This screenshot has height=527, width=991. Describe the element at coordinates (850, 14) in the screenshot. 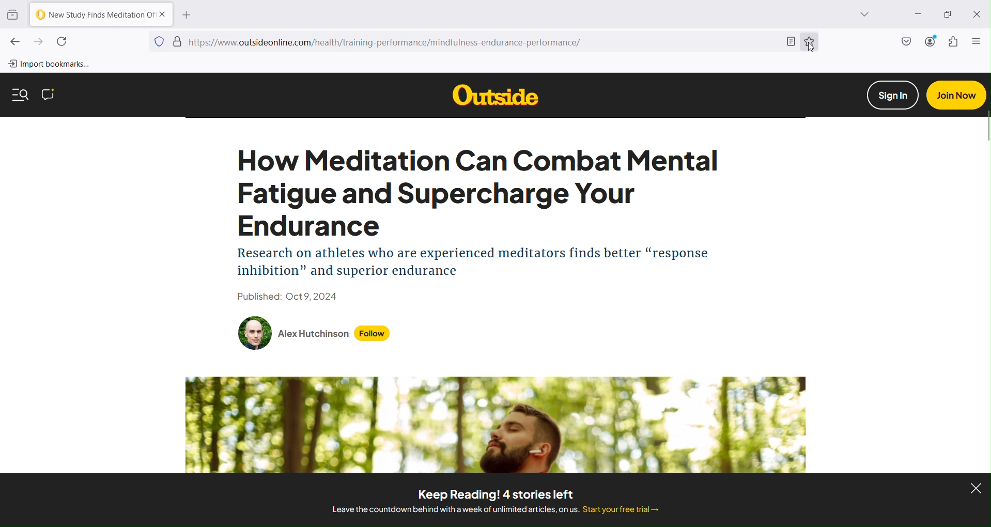

I see `List all tabs ` at that location.